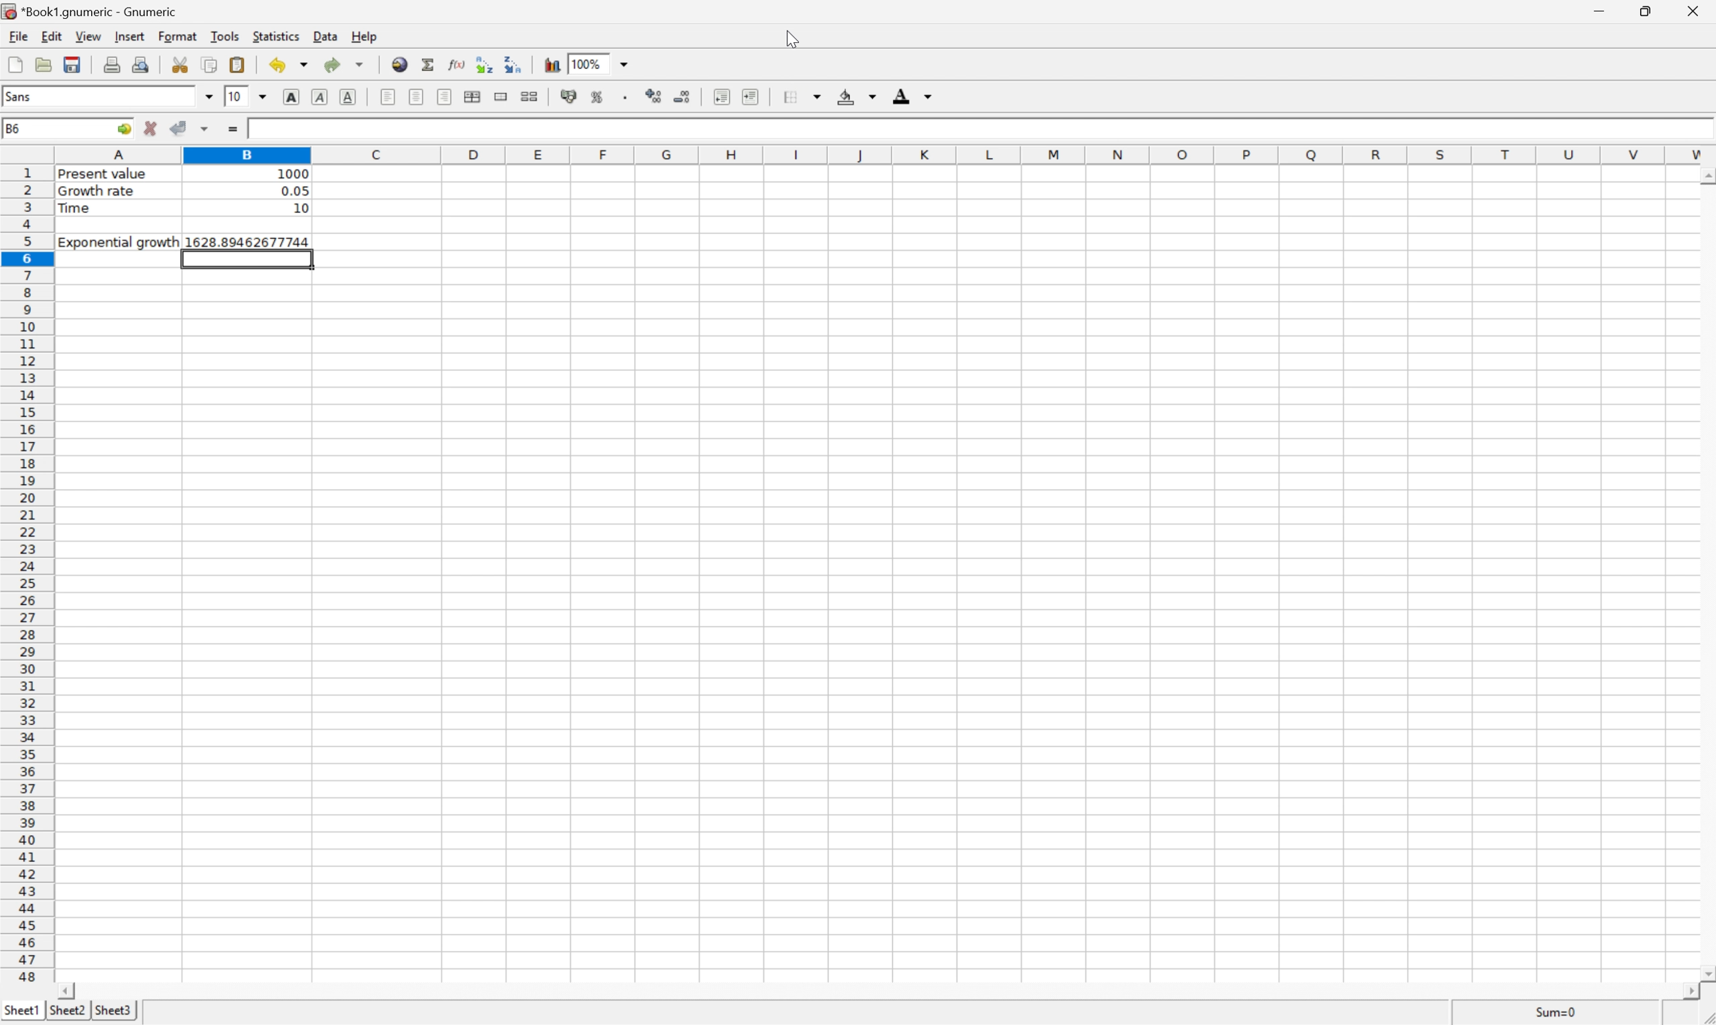 This screenshot has height=1025, width=1716. Describe the element at coordinates (225, 37) in the screenshot. I see `Tools` at that location.